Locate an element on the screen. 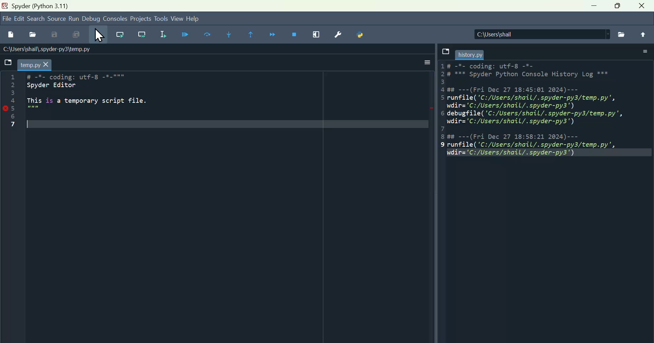 The image size is (654, 343). History pane - 1#-*- coding: utf-8 -*- 2*** Spyder Python Console History Log*** 3 4(Fri Dec 27 18:45:01 2024)... 5 runfile("C:/Users/shail/.spyder-py3/temp.py", wdir='C:/Users/shail/.spyder-py3') 6 debugfile('C:/Users/shail/.spyder-py3/temp.py", udir='C:/Users/shail/.spyder-py3') 7 8#(Fri Dec 27 18:58:21 2024) 9 runfile("C:/Users/shail/.spyder-py3/temp.py", udir='C:/Users/shall/.spyder-py3) is located at coordinates (545, 113).